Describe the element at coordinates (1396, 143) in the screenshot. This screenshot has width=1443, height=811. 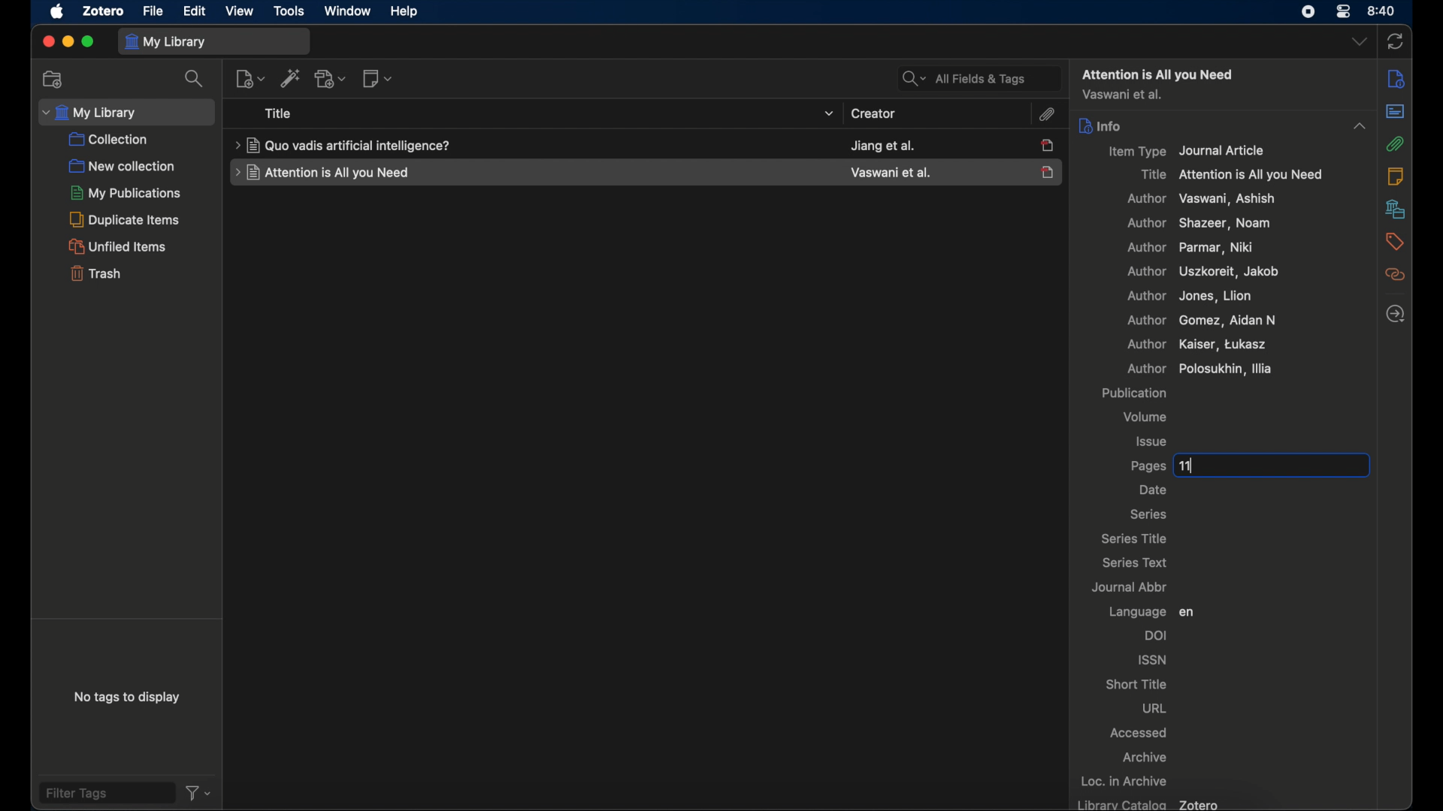
I see `attachment` at that location.